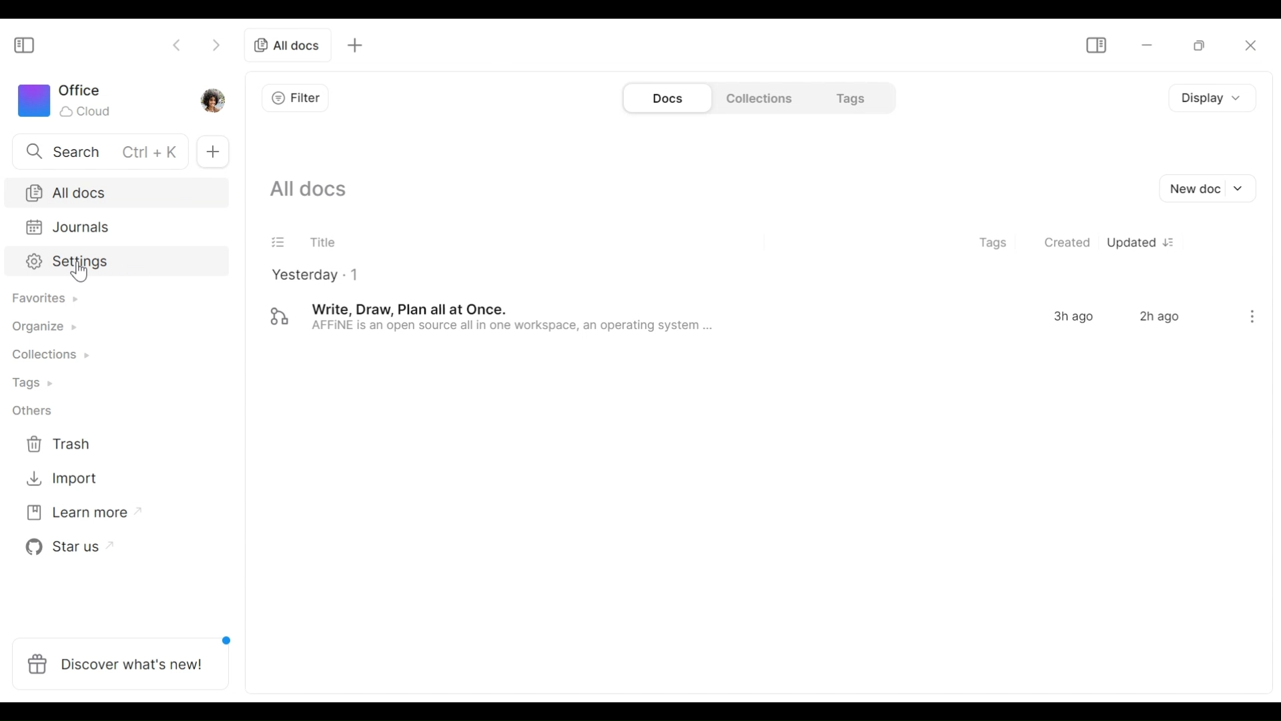  What do you see at coordinates (31, 410) in the screenshot?
I see `Others` at bounding box center [31, 410].